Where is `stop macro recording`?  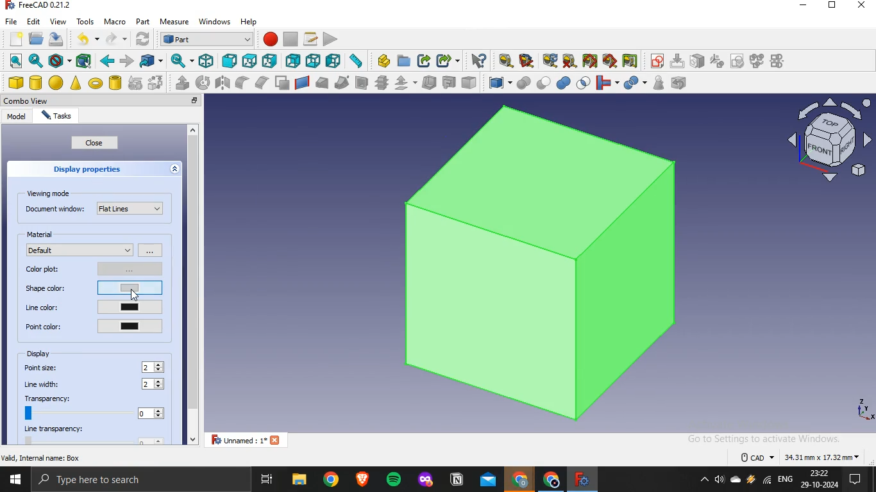 stop macro recording is located at coordinates (291, 39).